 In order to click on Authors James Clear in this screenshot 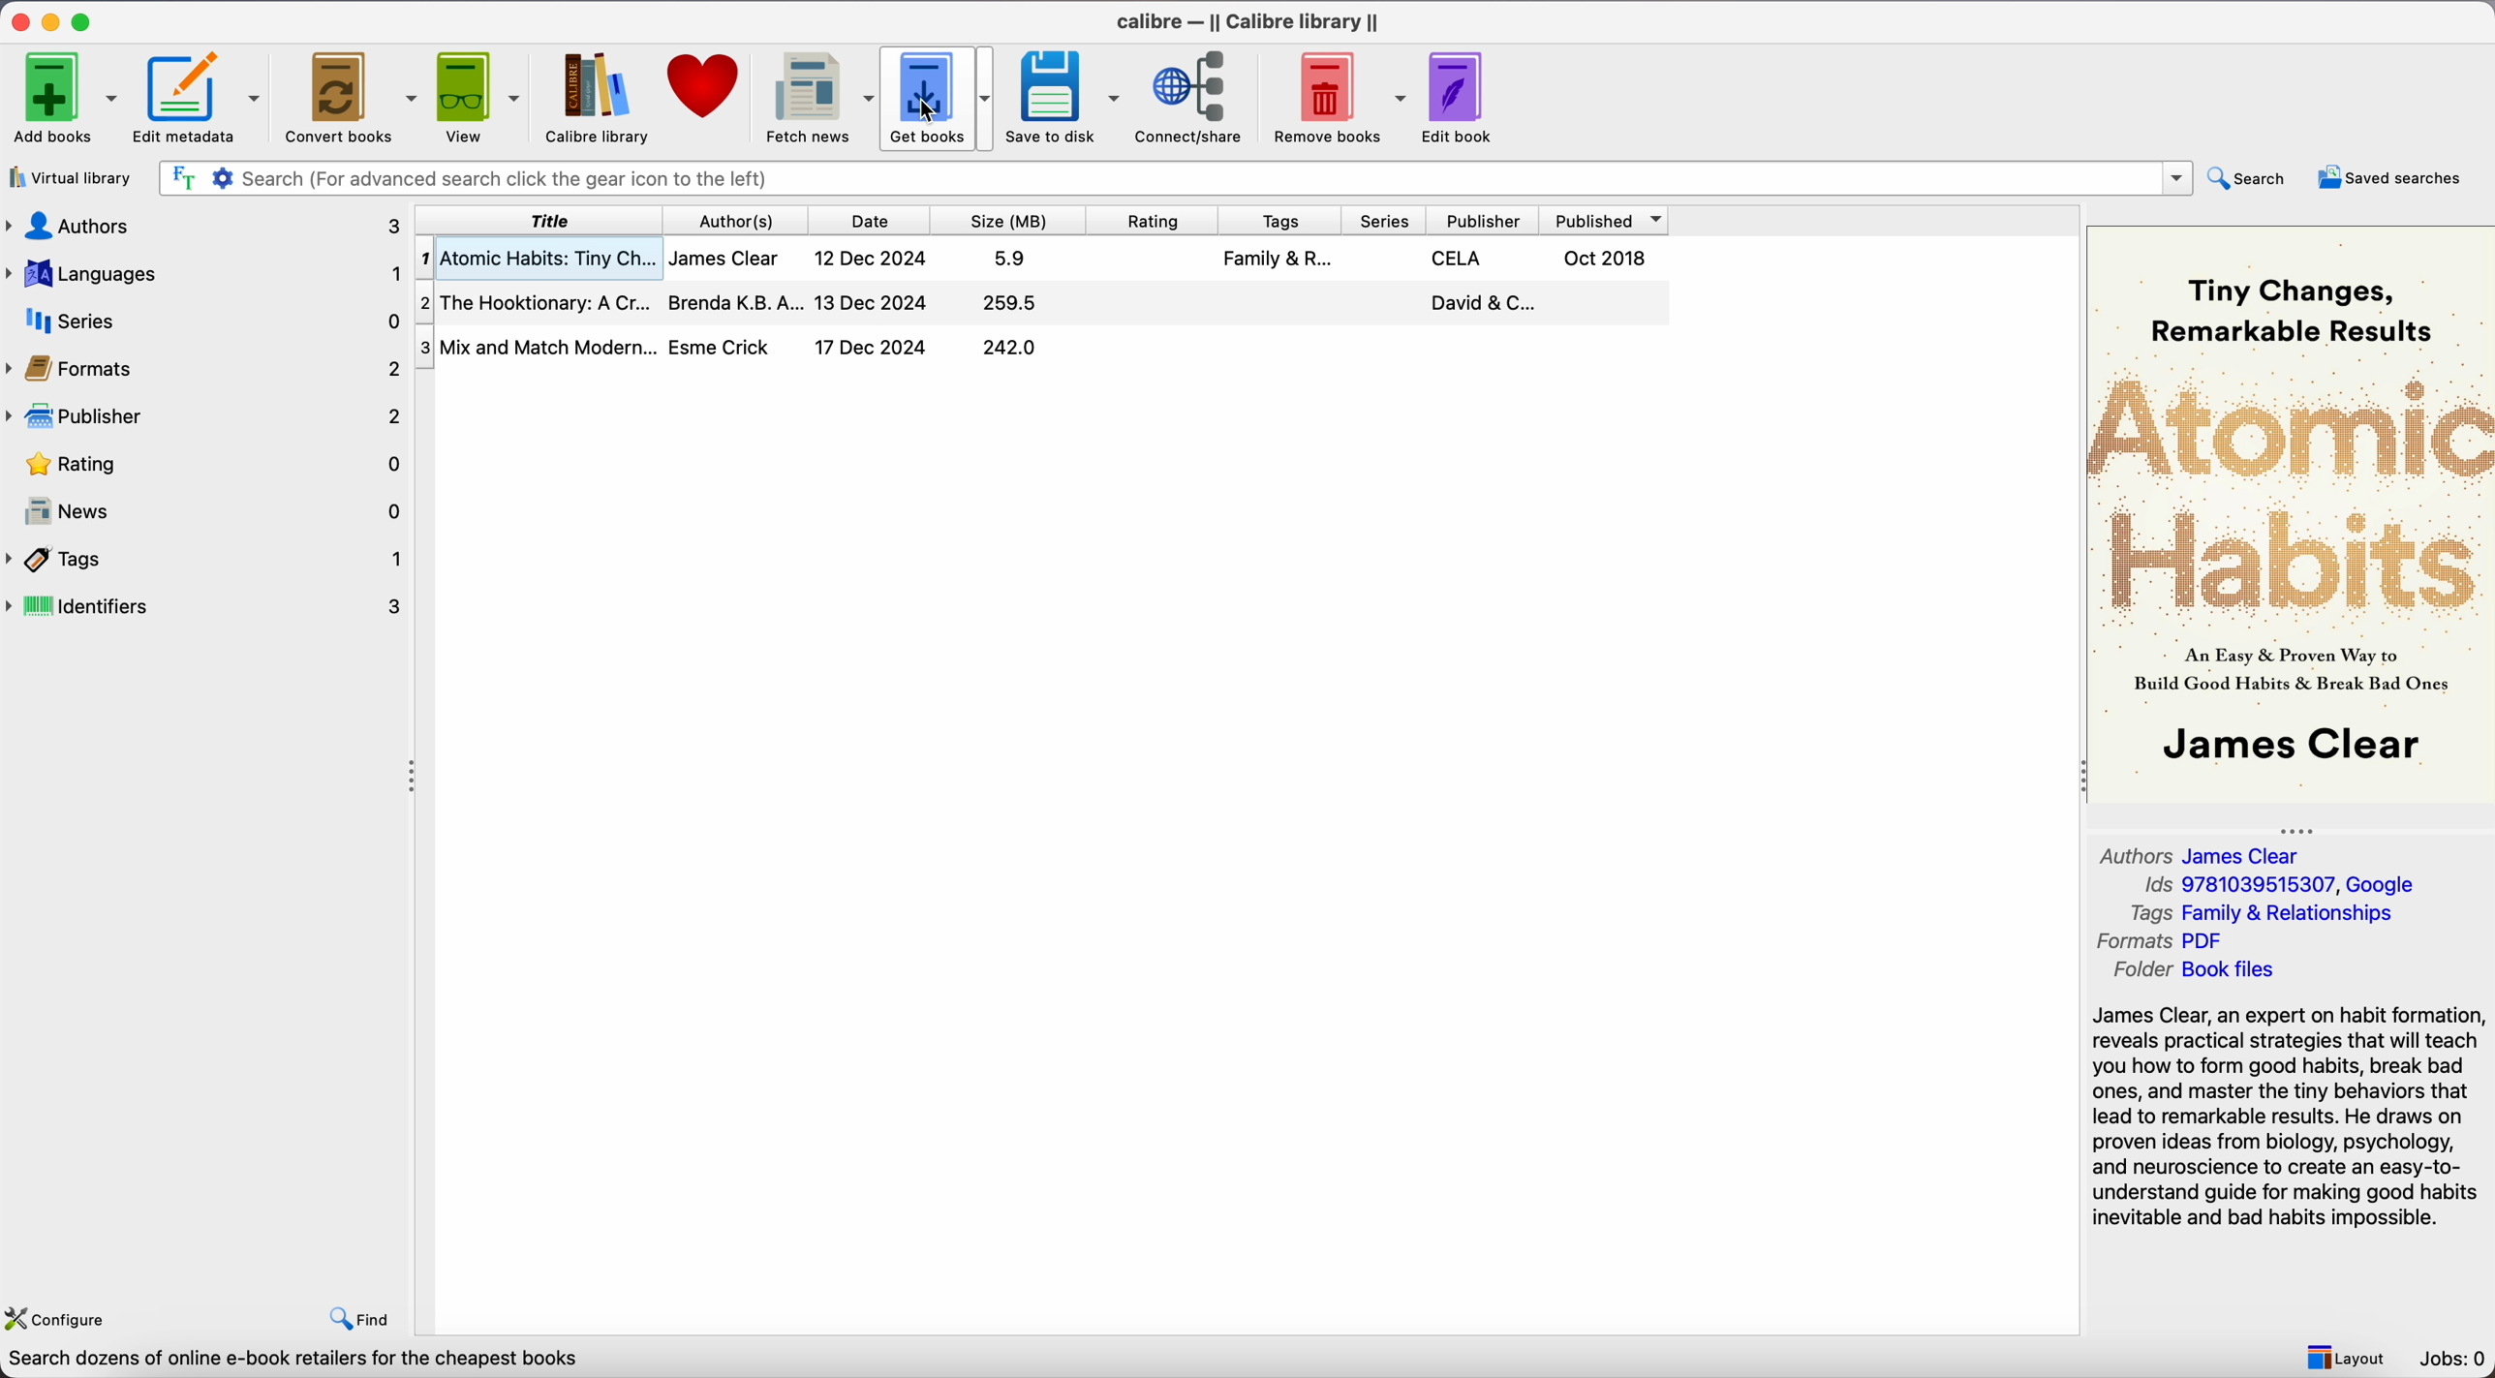, I will do `click(2203, 853)`.